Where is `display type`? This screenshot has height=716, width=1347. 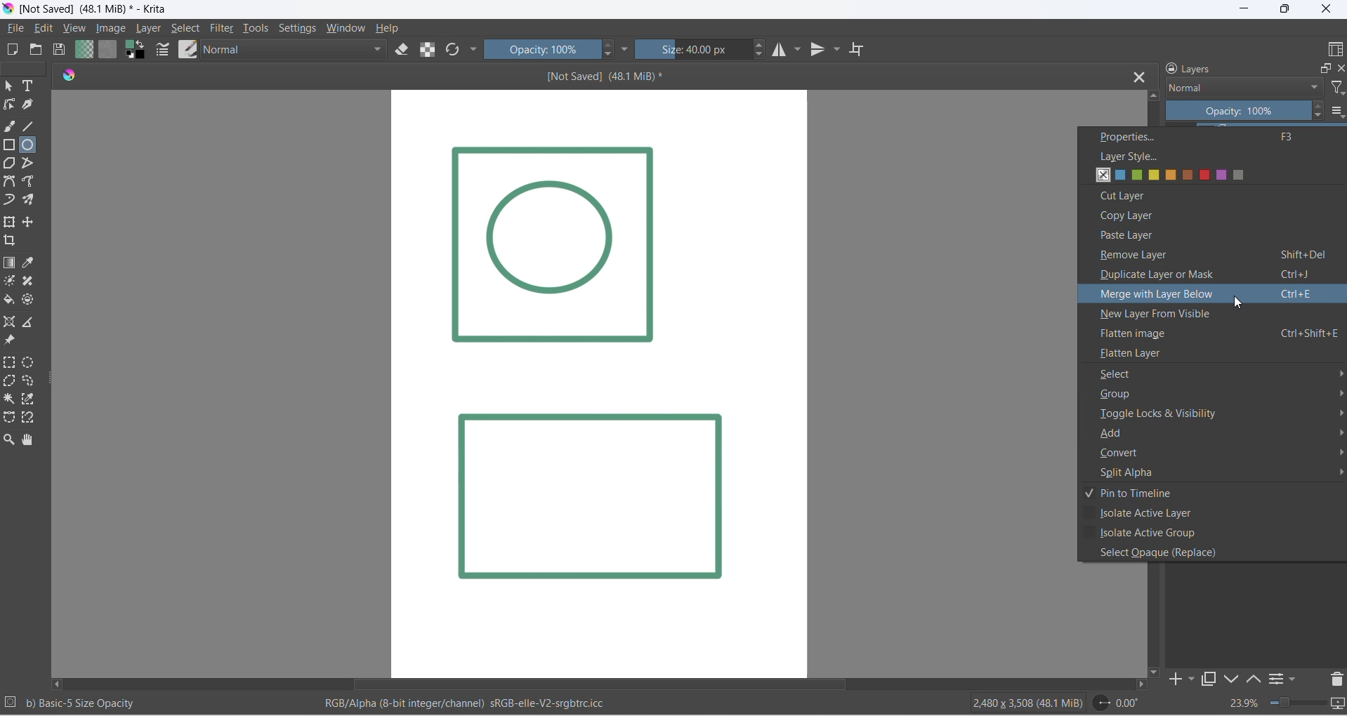
display type is located at coordinates (1333, 48).